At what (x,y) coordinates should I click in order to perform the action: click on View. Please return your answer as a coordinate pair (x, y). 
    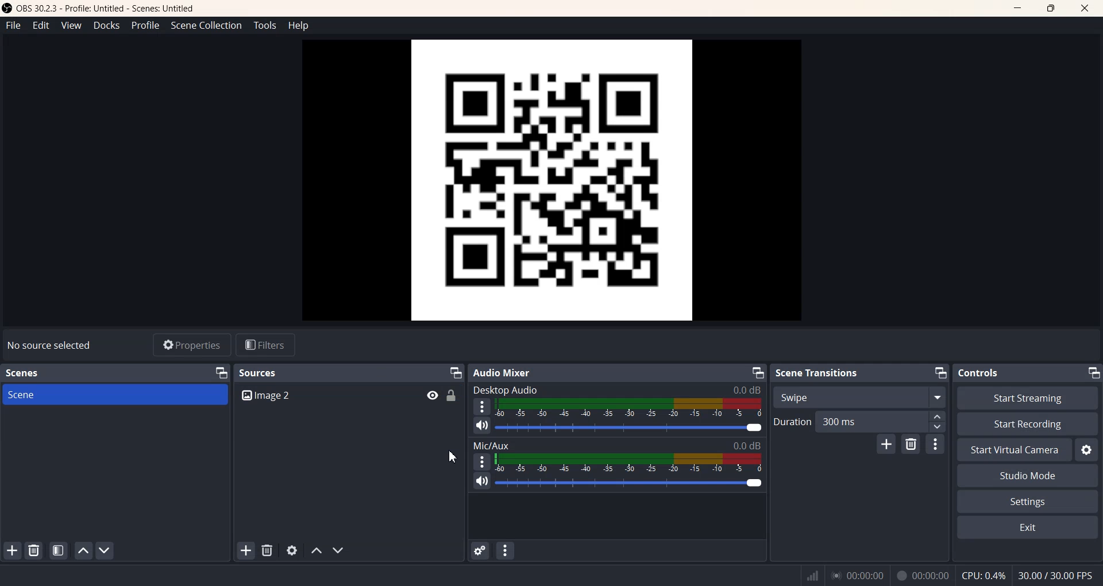
    Looking at the image, I should click on (71, 25).